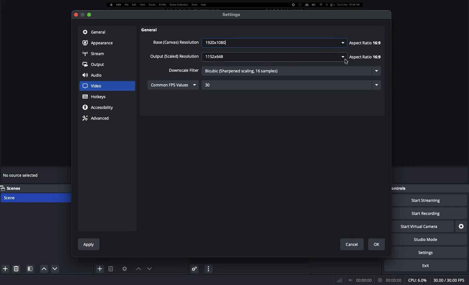 This screenshot has width=469, height=285. What do you see at coordinates (337, 280) in the screenshot?
I see `Network` at bounding box center [337, 280].